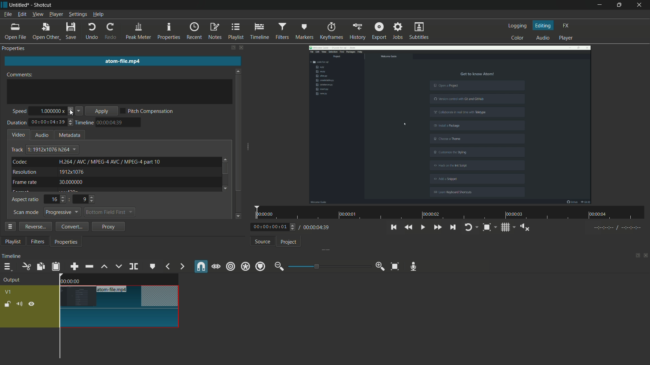 The image size is (650, 365). I want to click on expand, so click(250, 147).